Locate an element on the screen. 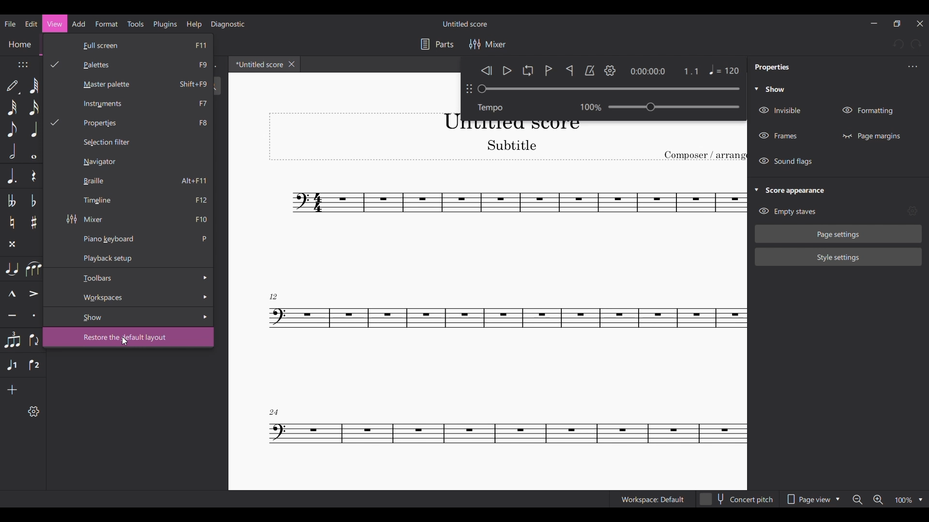 Image resolution: width=929 pixels, height=522 pixels. Whole note is located at coordinates (34, 152).